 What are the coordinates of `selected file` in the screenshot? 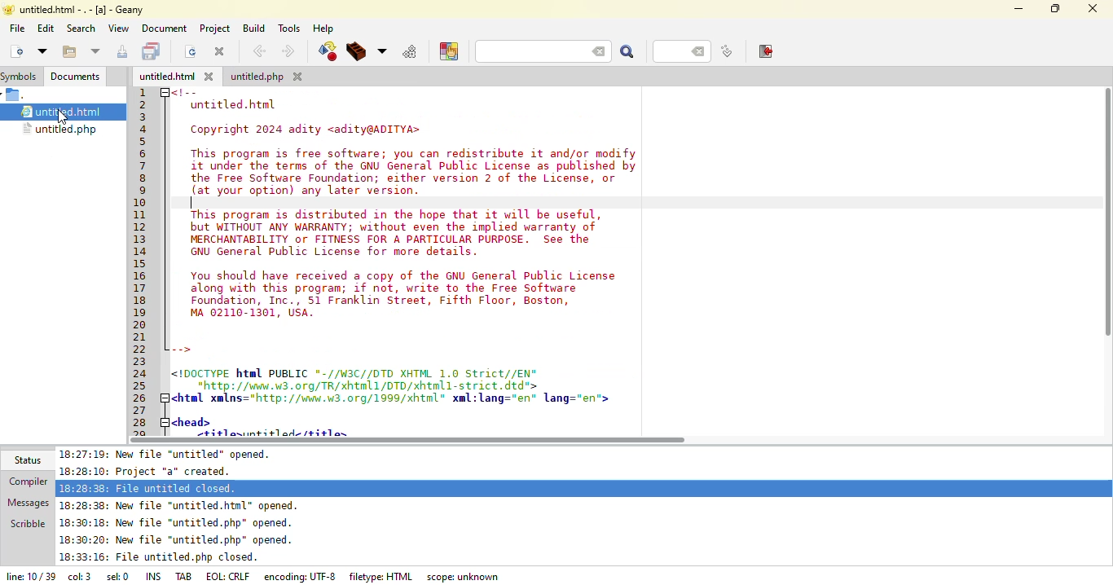 It's located at (66, 111).